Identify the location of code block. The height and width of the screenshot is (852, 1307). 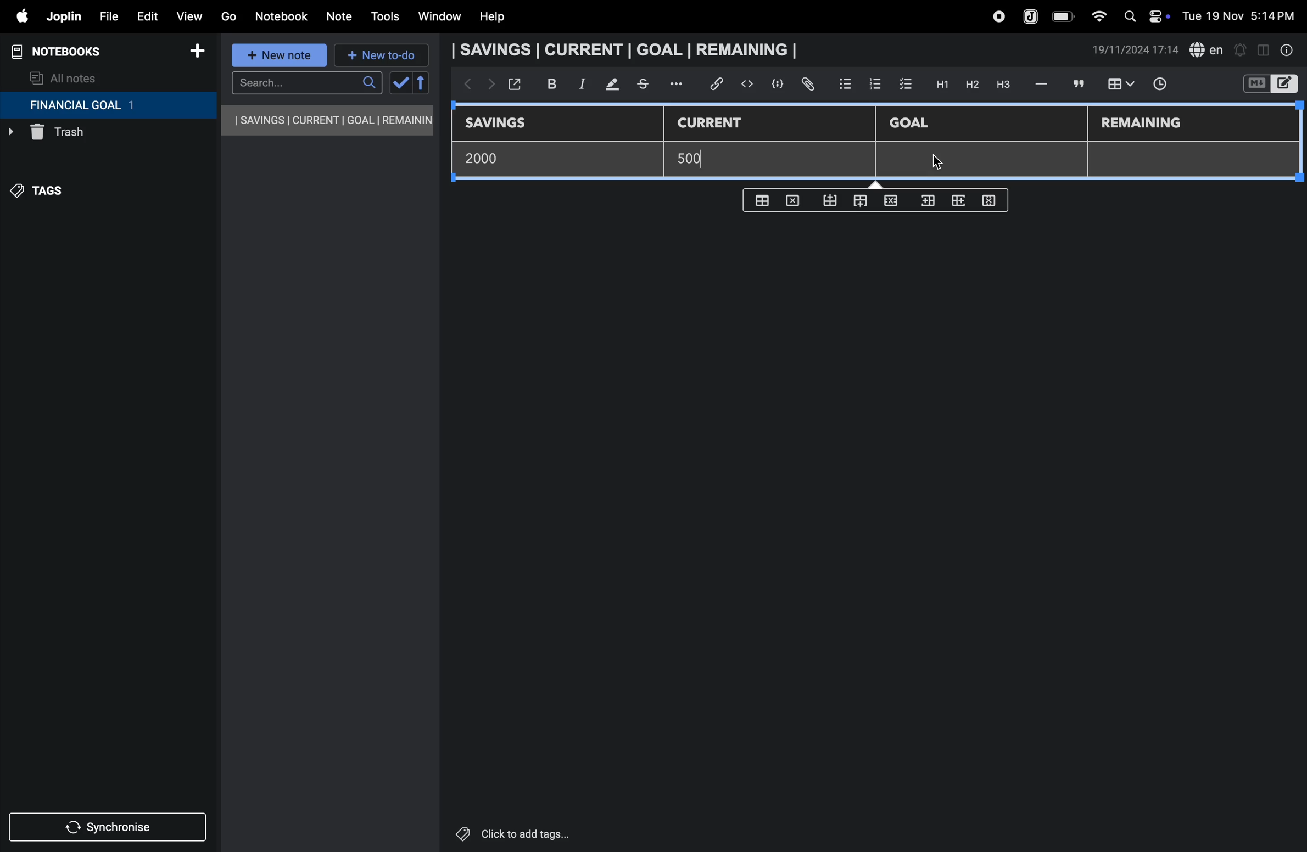
(773, 84).